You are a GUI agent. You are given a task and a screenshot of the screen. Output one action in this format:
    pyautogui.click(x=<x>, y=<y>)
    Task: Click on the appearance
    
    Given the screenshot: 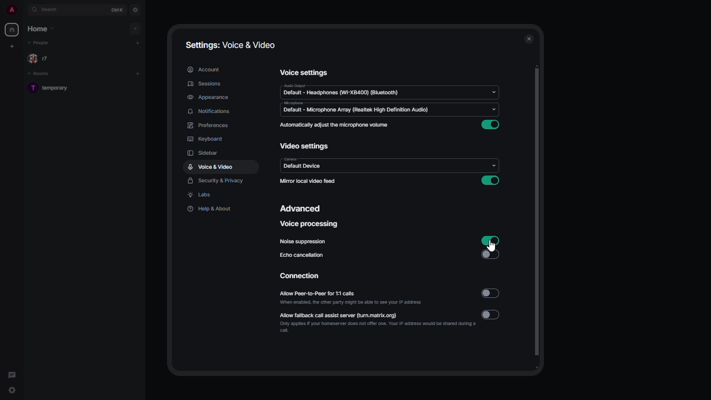 What is the action you would take?
    pyautogui.click(x=207, y=98)
    